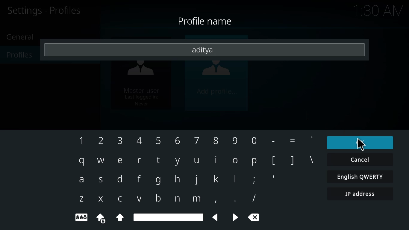 This screenshot has width=409, height=230. What do you see at coordinates (273, 143) in the screenshot?
I see `-` at bounding box center [273, 143].